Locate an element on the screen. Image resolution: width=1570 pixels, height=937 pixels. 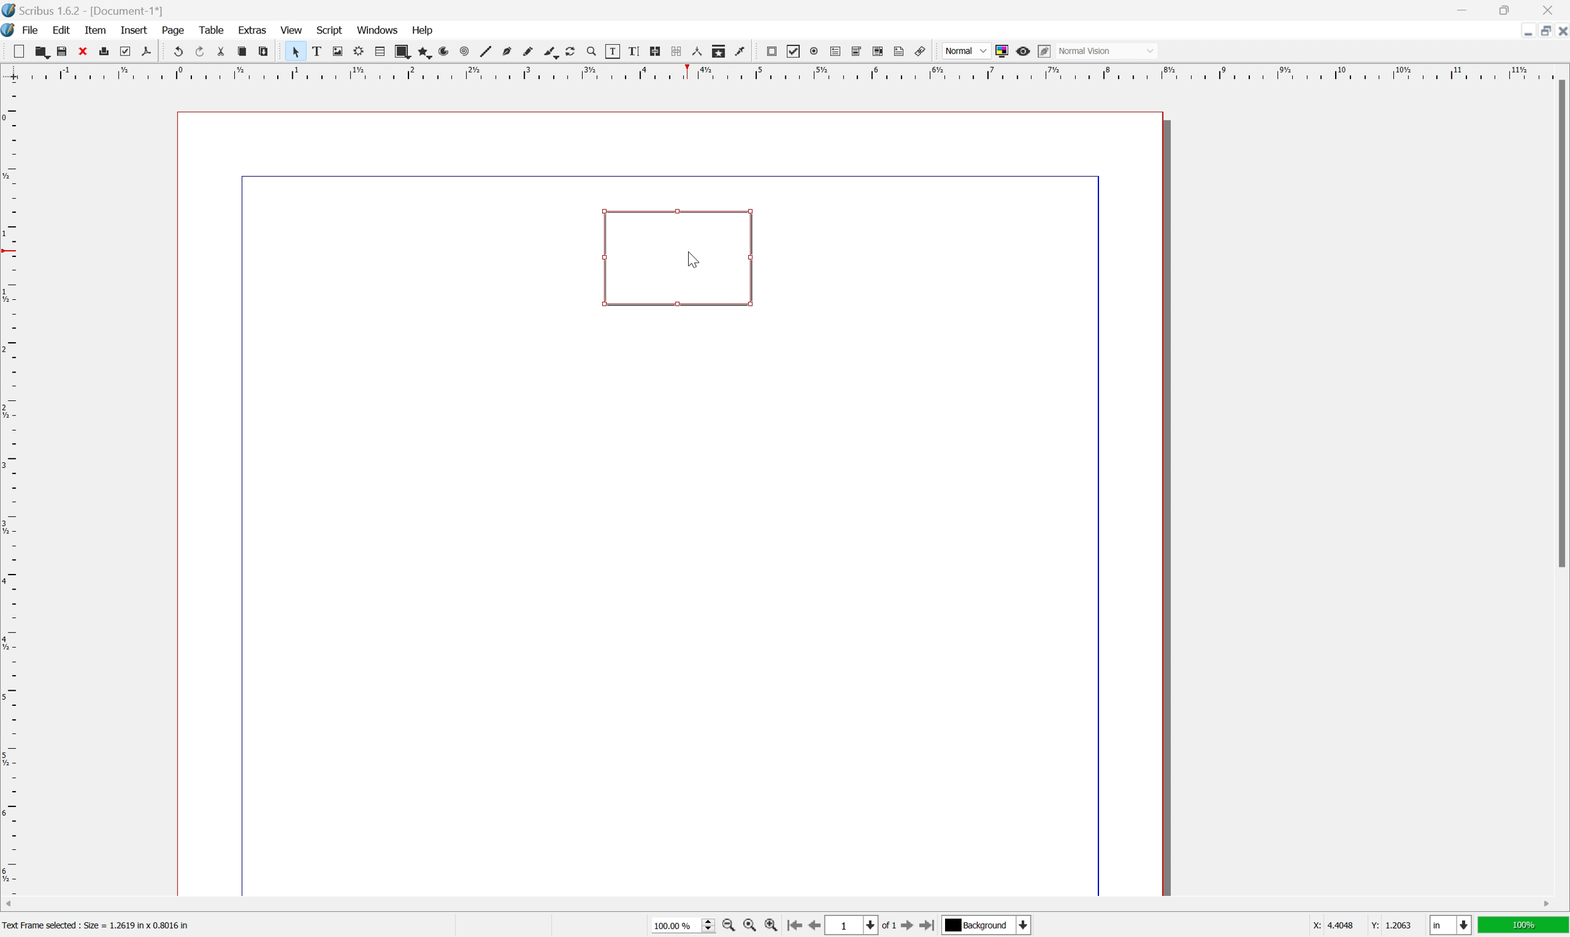
item is located at coordinates (97, 30).